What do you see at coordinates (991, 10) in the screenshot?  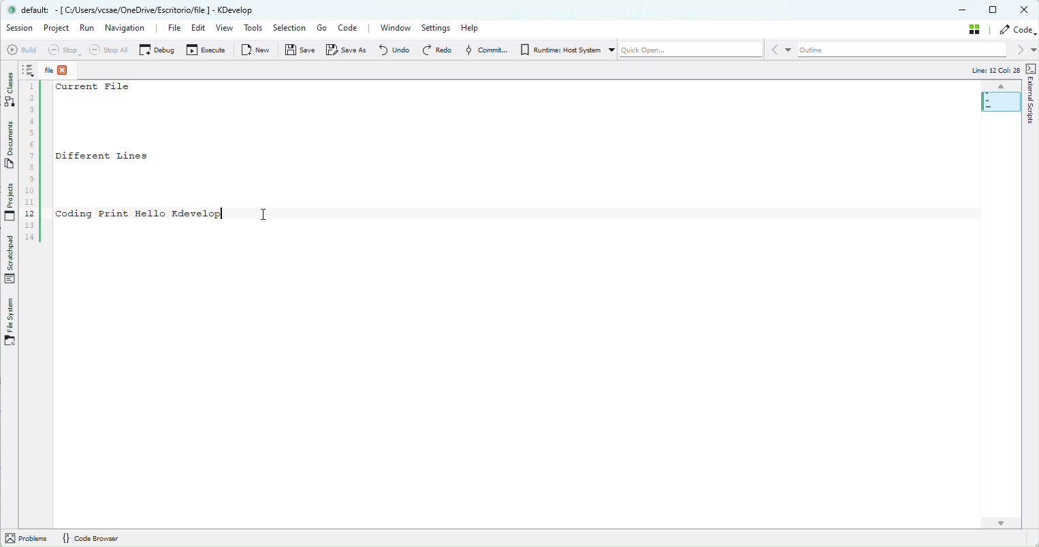 I see `Maximize` at bounding box center [991, 10].